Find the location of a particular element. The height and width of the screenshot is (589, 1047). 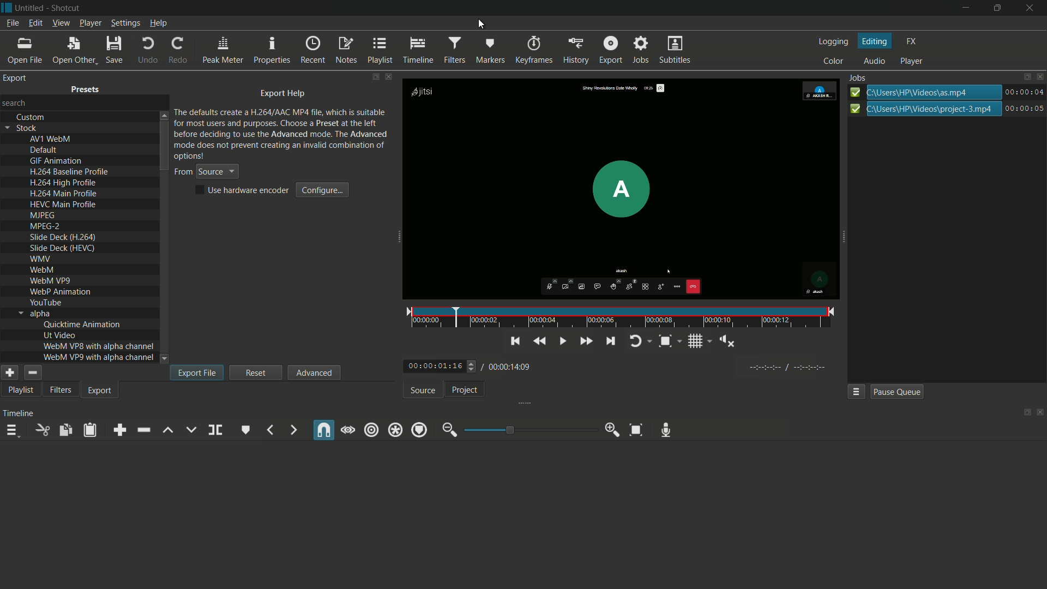

search
Custom =
~ Stock

AV1 WebM

Default

GIF Animation

H.264 Baseline Profile

H.264 High Profile

H.264 Main Profile

HEVC Main Profile

MIPEG

MPEG-2

Slide Deck (H.264)

Slide Deck (HEVC)

wmv

WebM

WebM VP9

WebP Animation

YouTube

~ alpha

Quicktime Animation
Ut Video
WebM VP8 with alpha channel
WebM VP9 with alpha channel |v is located at coordinates (81, 228).